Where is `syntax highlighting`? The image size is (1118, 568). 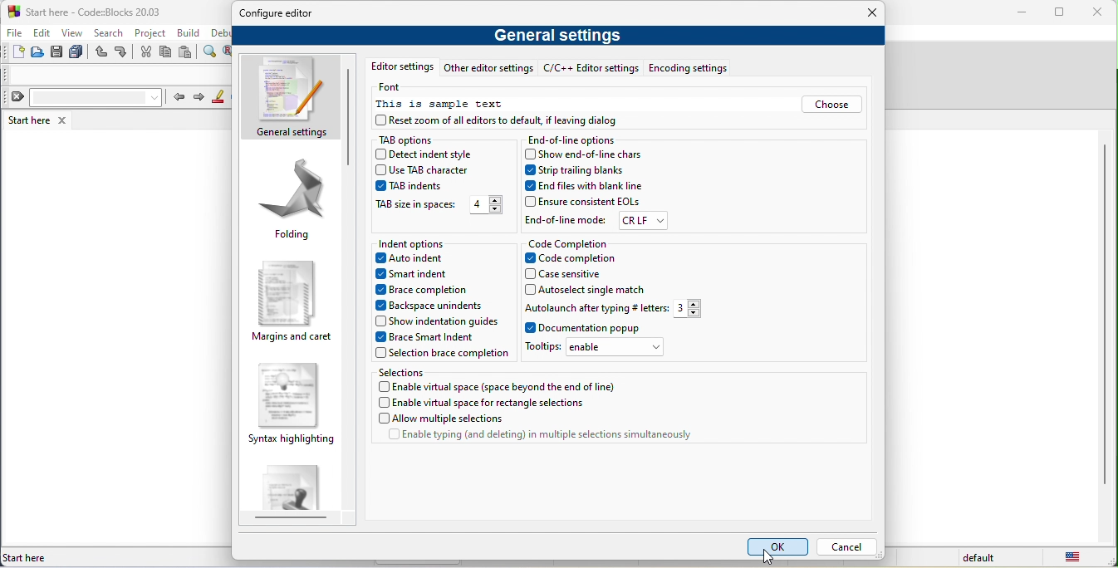 syntax highlighting is located at coordinates (289, 407).